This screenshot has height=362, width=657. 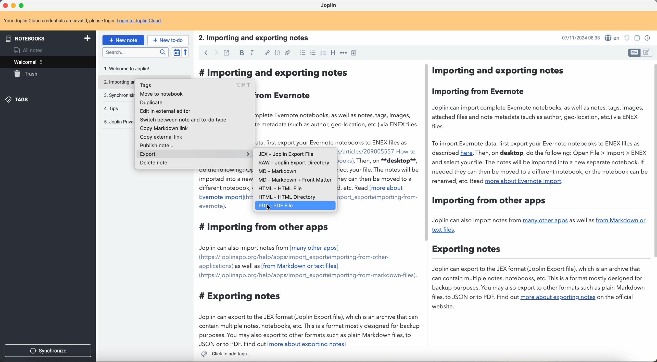 What do you see at coordinates (196, 154) in the screenshot?
I see `export` at bounding box center [196, 154].